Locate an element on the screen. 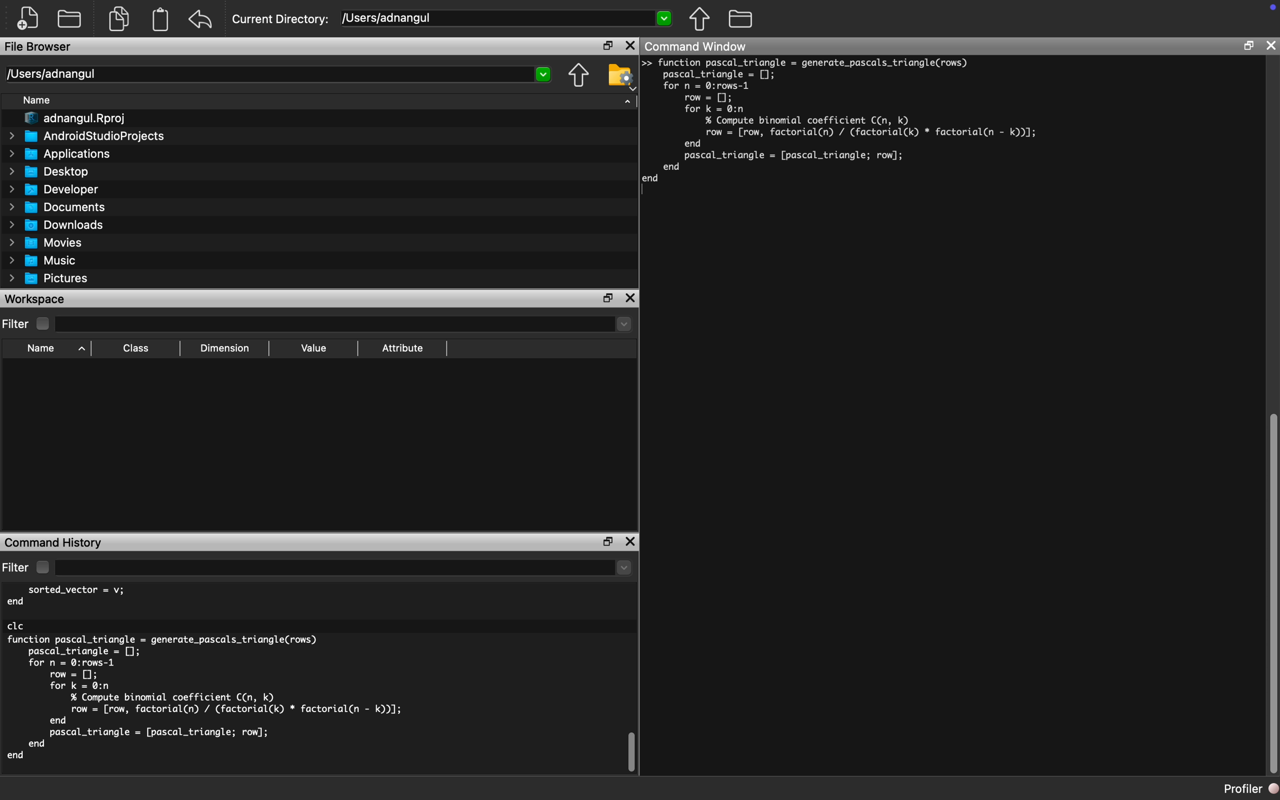  Close is located at coordinates (631, 299).